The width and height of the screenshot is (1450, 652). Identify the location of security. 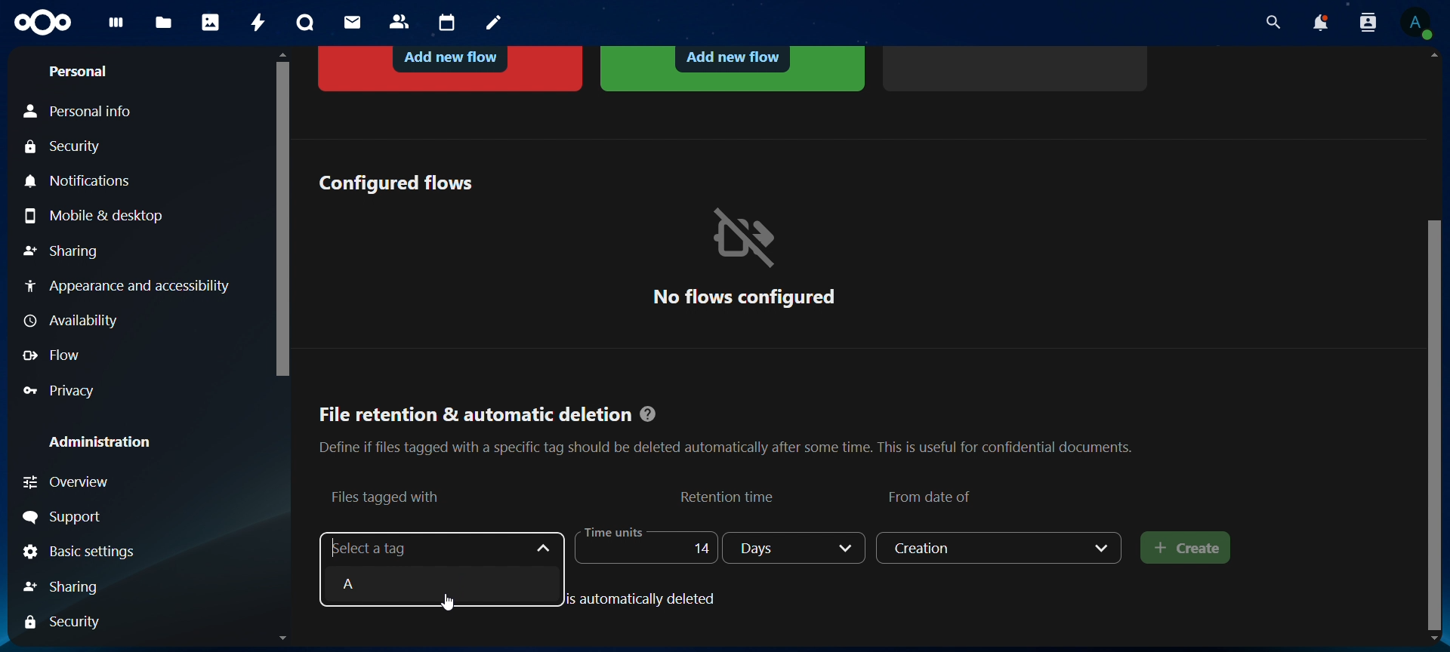
(67, 148).